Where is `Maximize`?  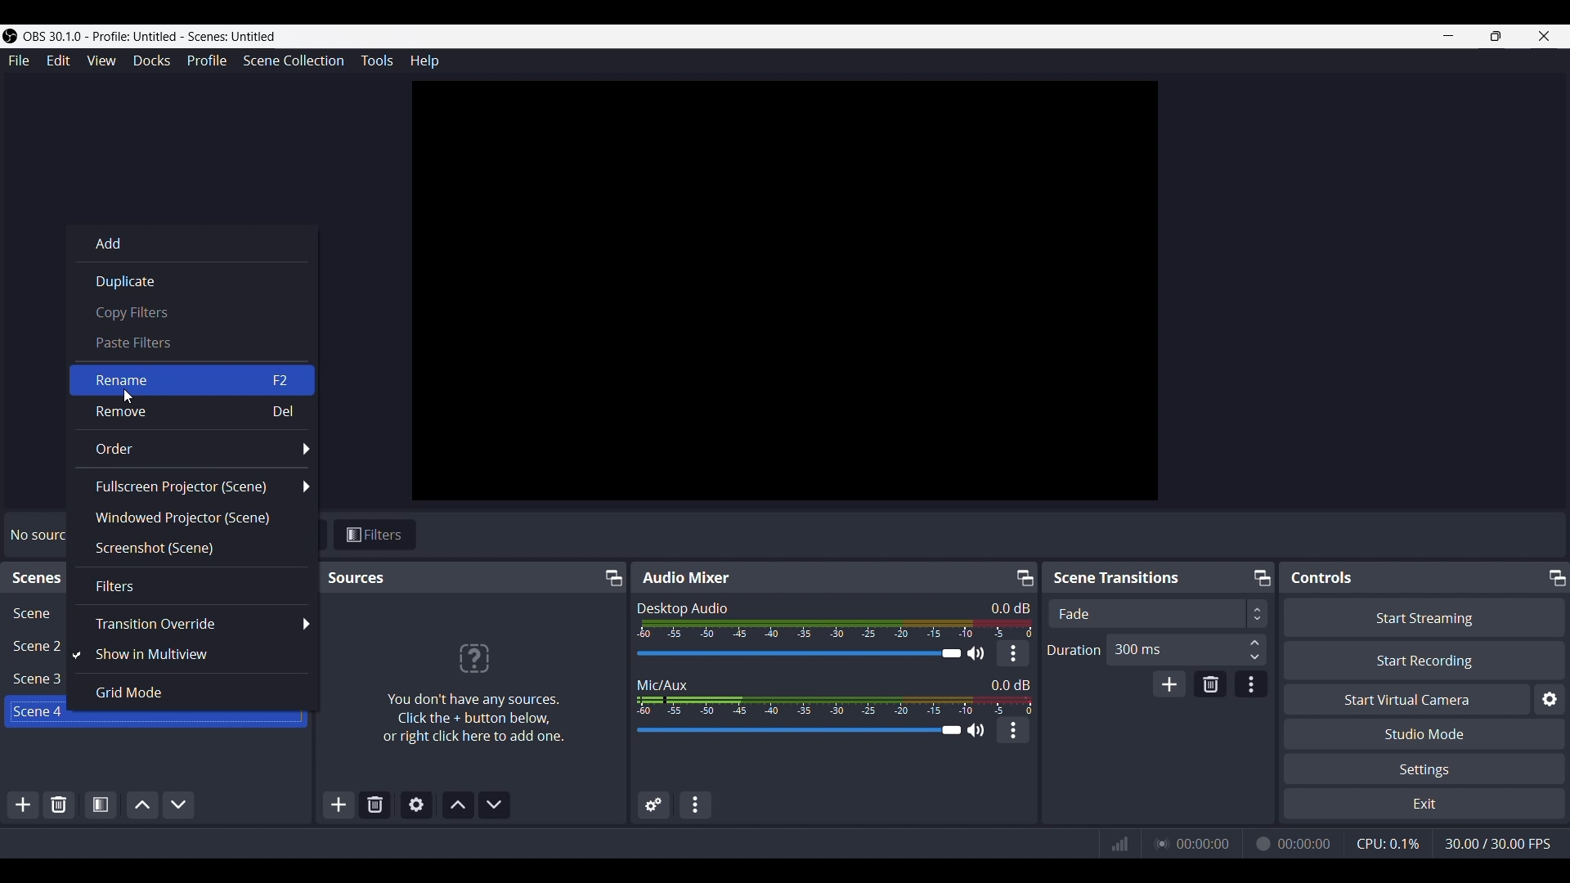 Maximize is located at coordinates (1496, 36).